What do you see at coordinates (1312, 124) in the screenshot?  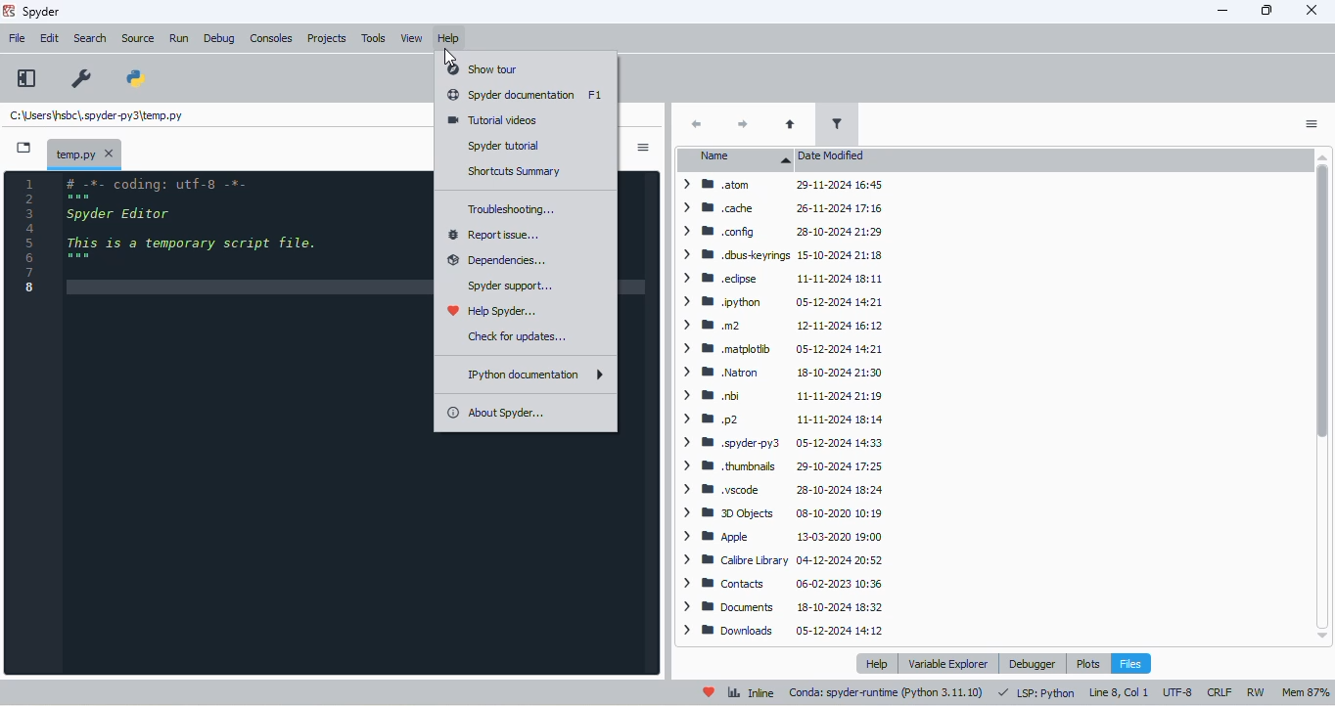 I see `options` at bounding box center [1312, 124].